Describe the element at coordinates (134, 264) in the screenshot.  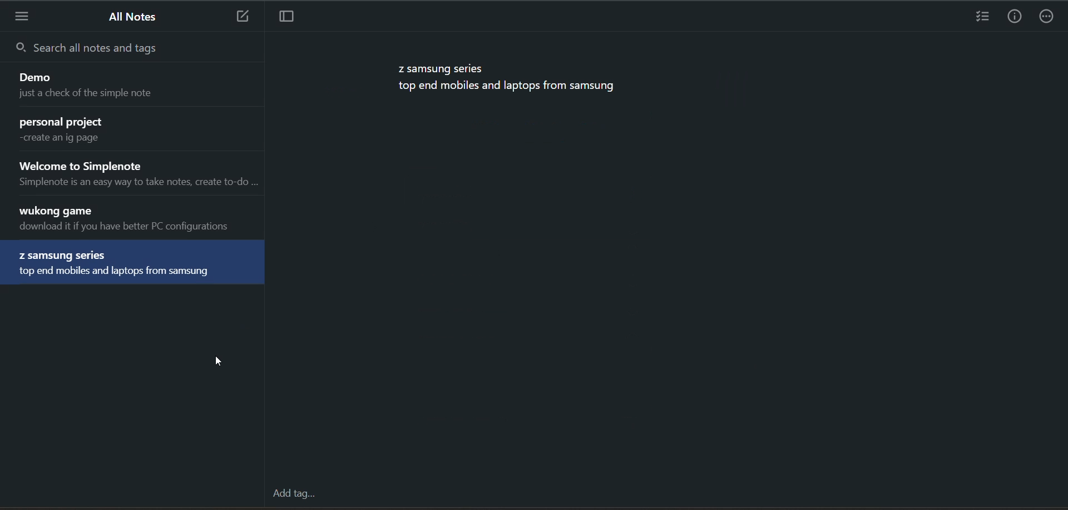
I see `Z samsung series
top end mobiles and laptops from samsung` at that location.